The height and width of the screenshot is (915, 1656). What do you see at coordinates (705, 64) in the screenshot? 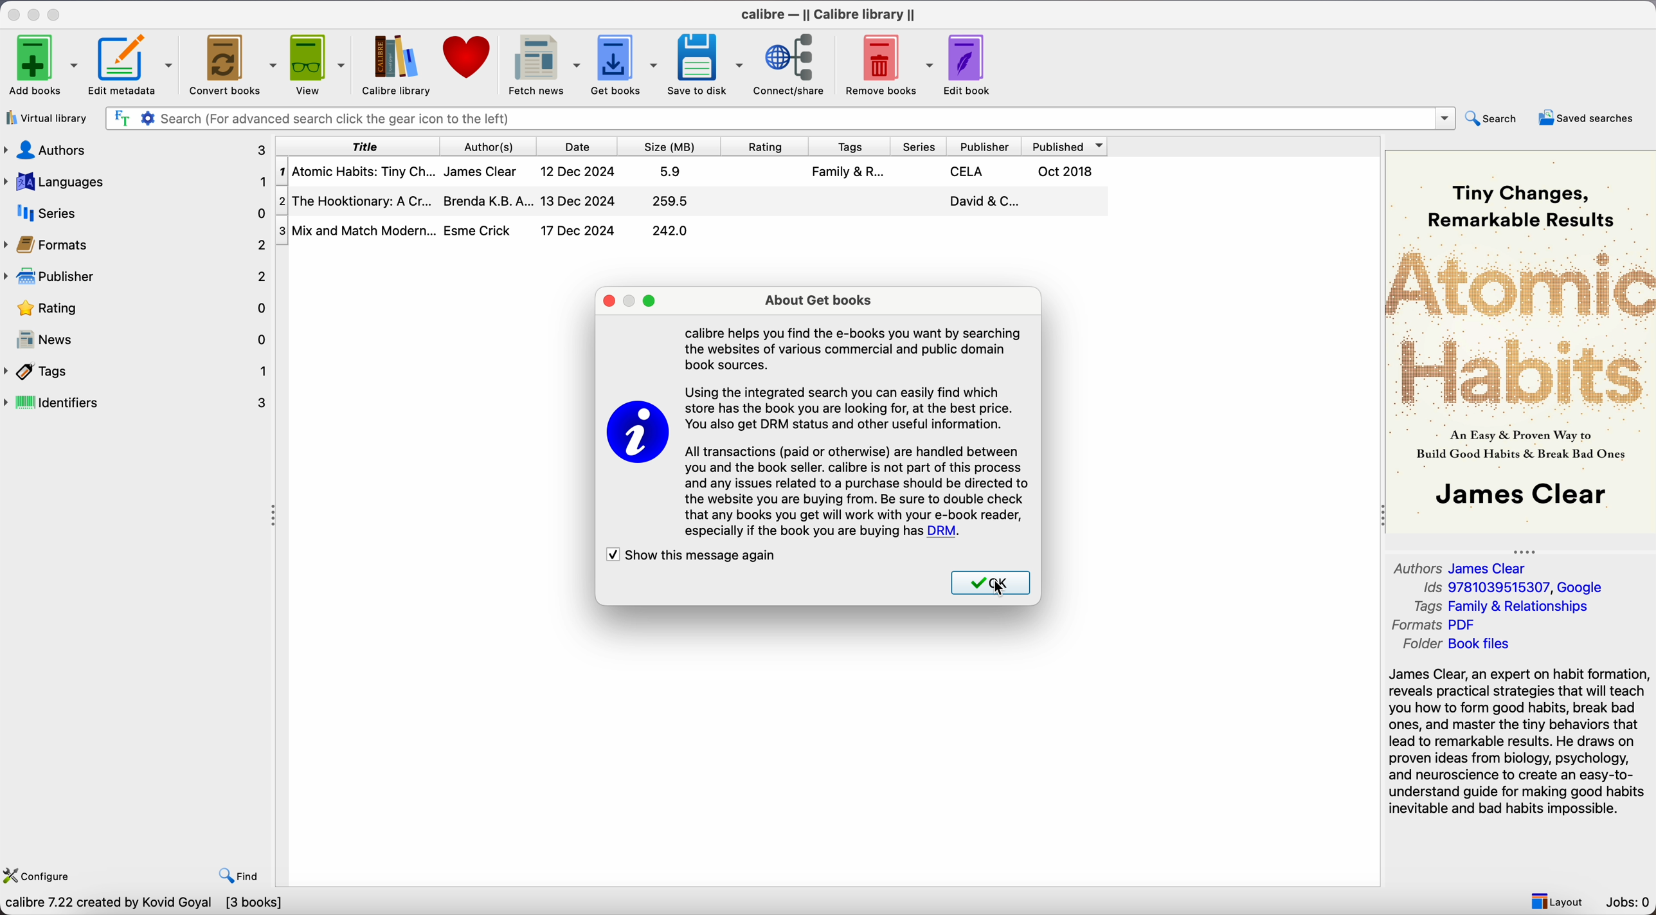
I see `save to disk` at bounding box center [705, 64].